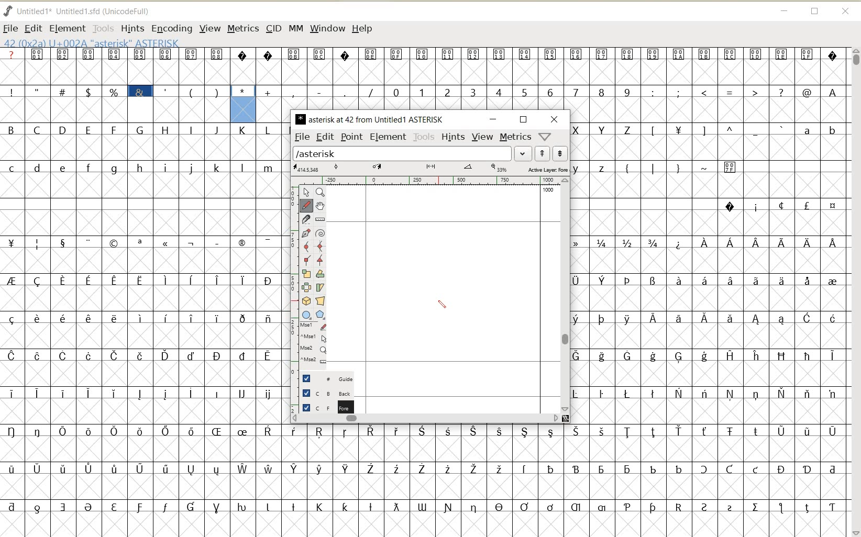 The height and width of the screenshot is (537, 861). What do you see at coordinates (426, 480) in the screenshot?
I see `GLYPHY CHARACTERS` at bounding box center [426, 480].